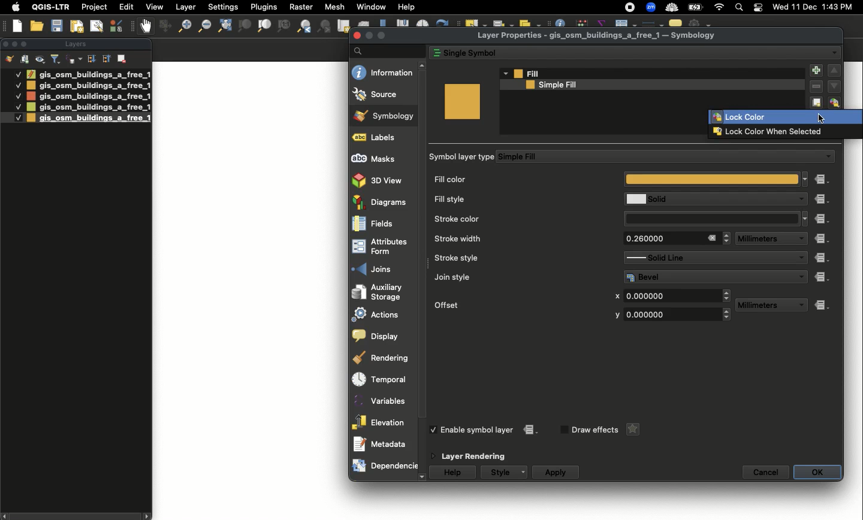 The height and width of the screenshot is (520, 863). What do you see at coordinates (224, 7) in the screenshot?
I see `Settings` at bounding box center [224, 7].